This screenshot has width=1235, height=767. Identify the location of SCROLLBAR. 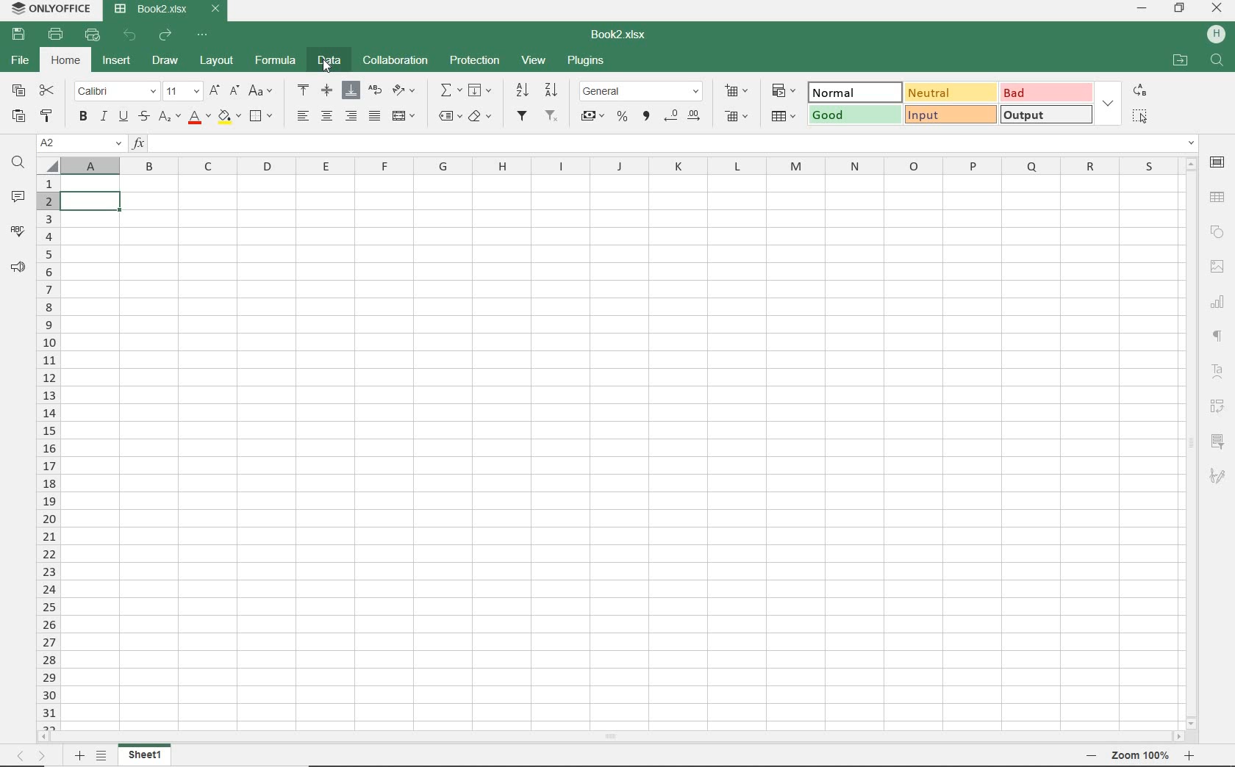
(1190, 441).